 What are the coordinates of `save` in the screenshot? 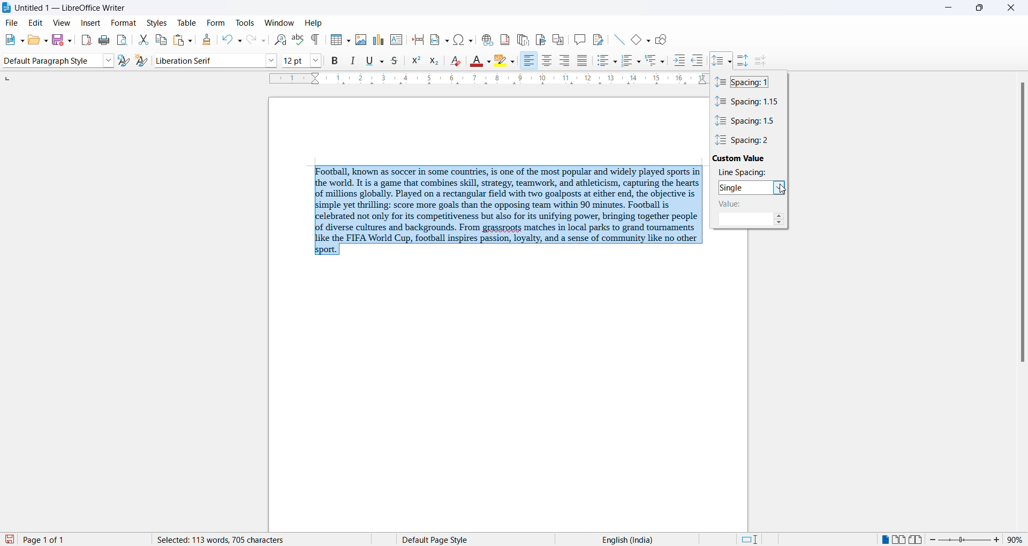 It's located at (56, 39).